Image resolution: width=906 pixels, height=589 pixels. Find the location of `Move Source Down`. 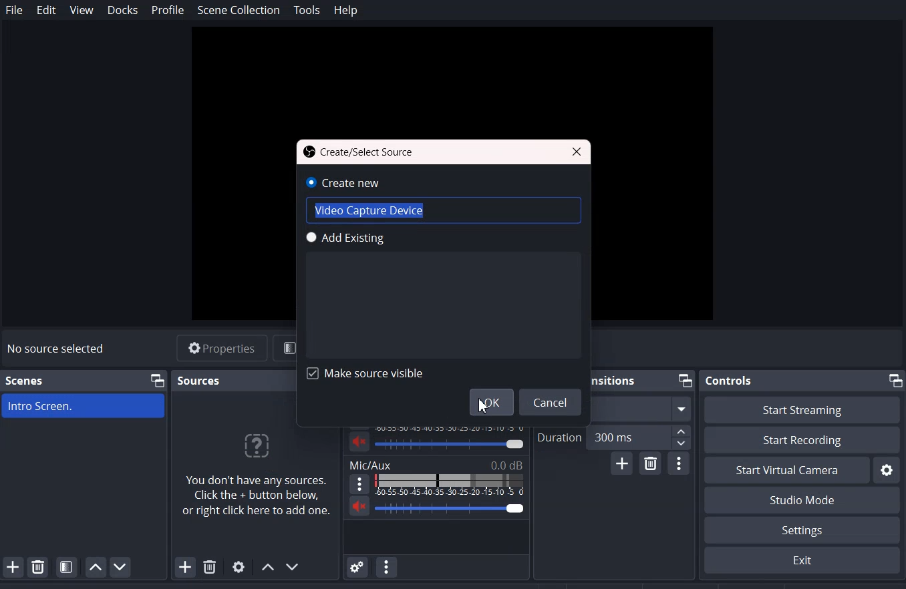

Move Source Down is located at coordinates (294, 566).